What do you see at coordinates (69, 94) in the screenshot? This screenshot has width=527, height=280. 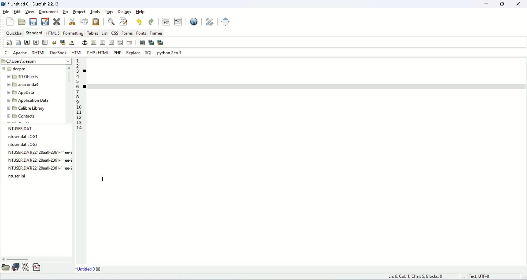 I see `scroll bar` at bounding box center [69, 94].